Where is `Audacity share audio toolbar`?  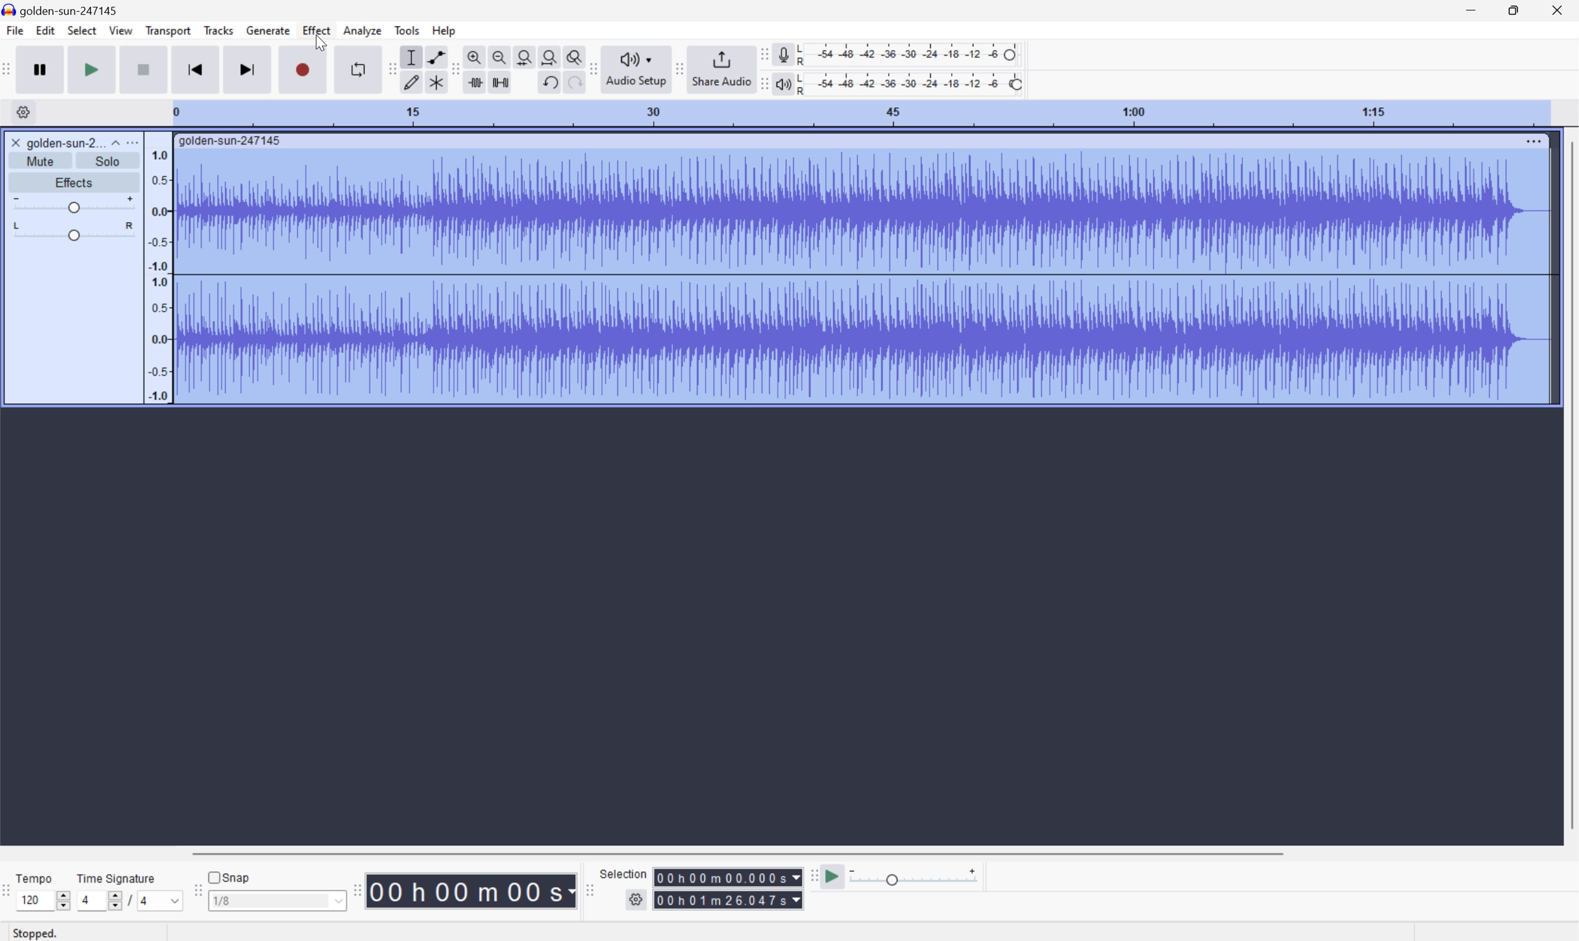 Audacity share audio toolbar is located at coordinates (680, 70).